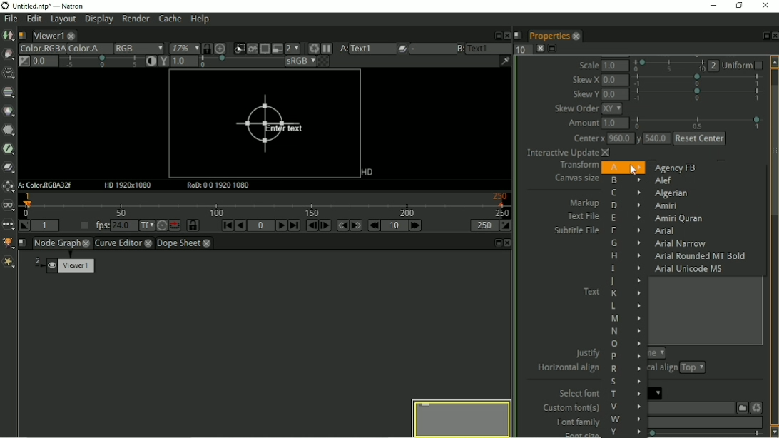  What do you see at coordinates (23, 243) in the screenshot?
I see `Script name` at bounding box center [23, 243].